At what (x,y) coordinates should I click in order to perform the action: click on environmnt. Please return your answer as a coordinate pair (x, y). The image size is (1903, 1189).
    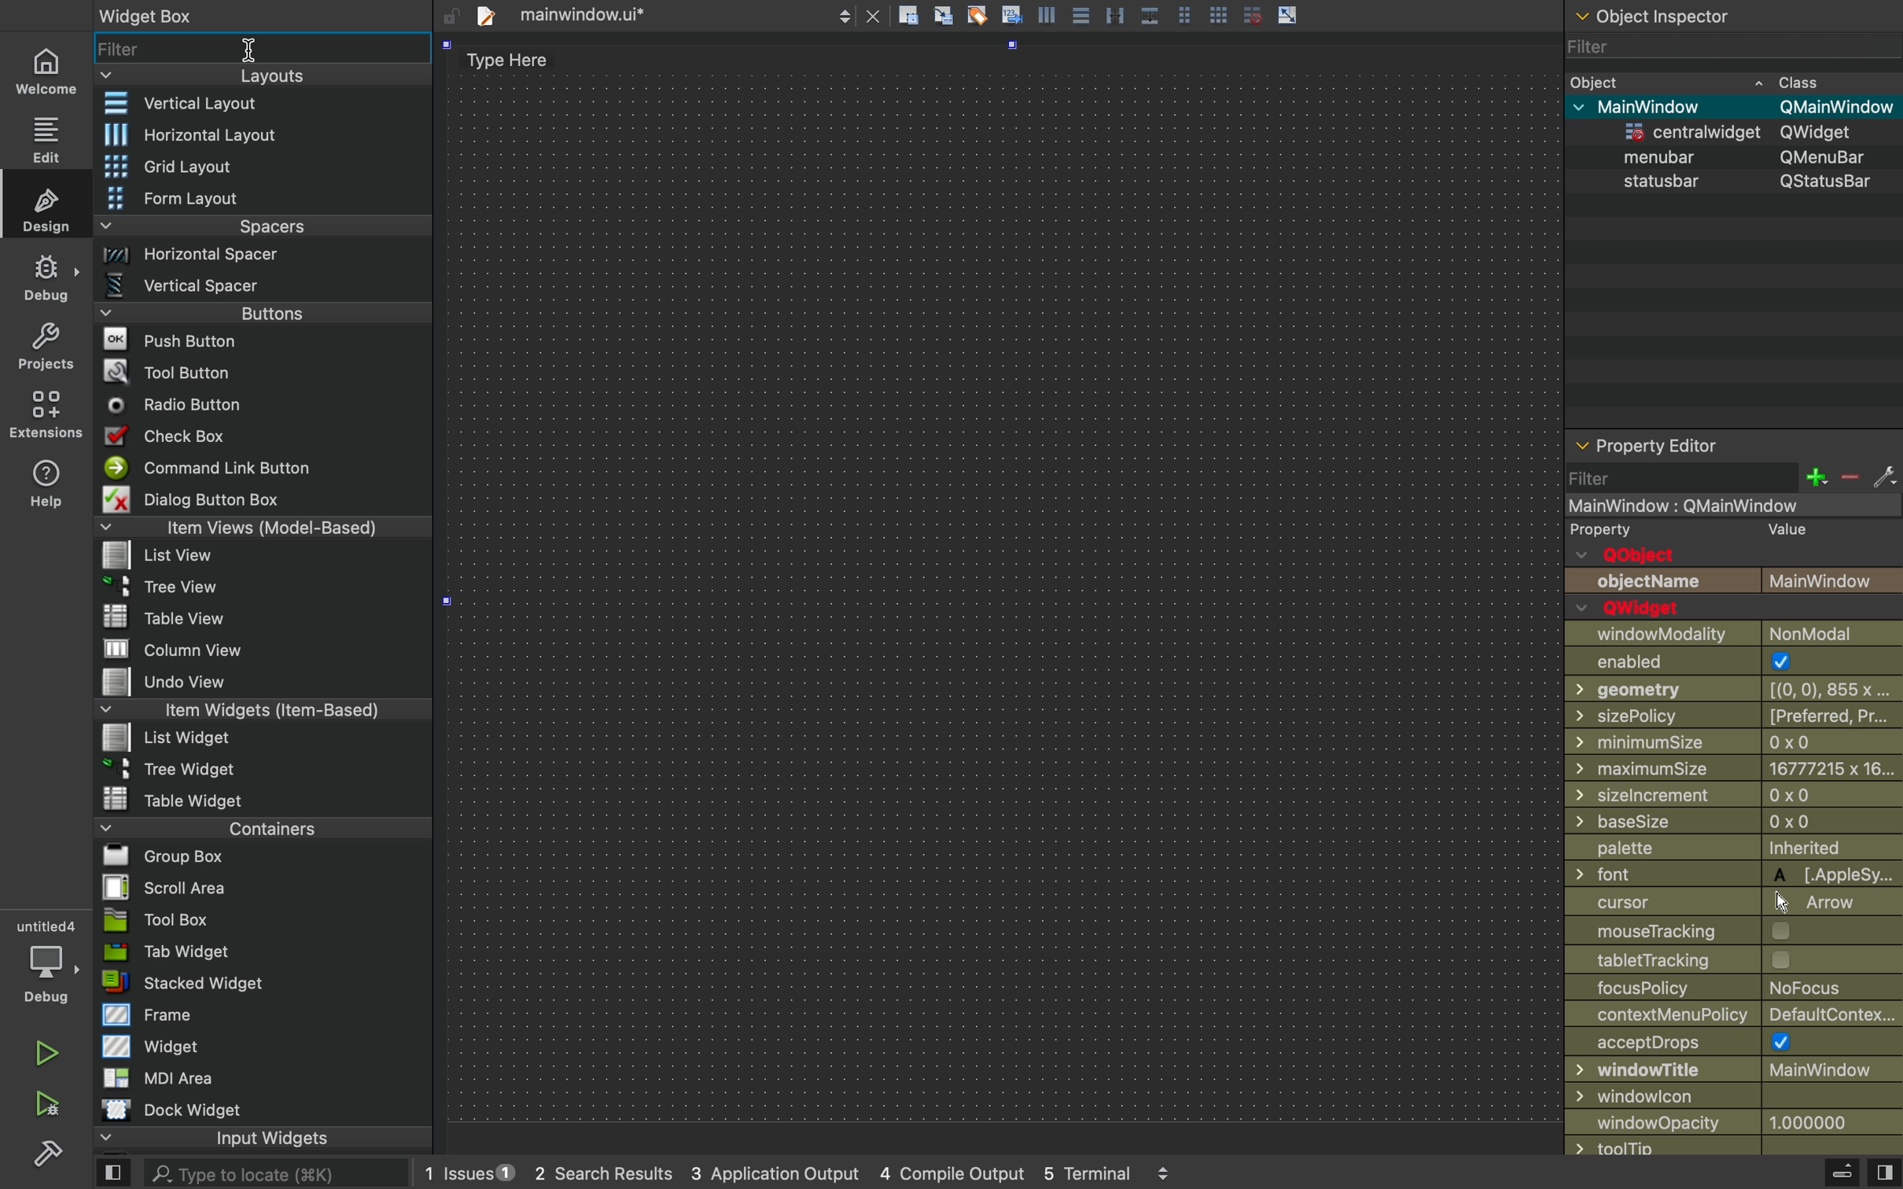
    Looking at the image, I should click on (44, 414).